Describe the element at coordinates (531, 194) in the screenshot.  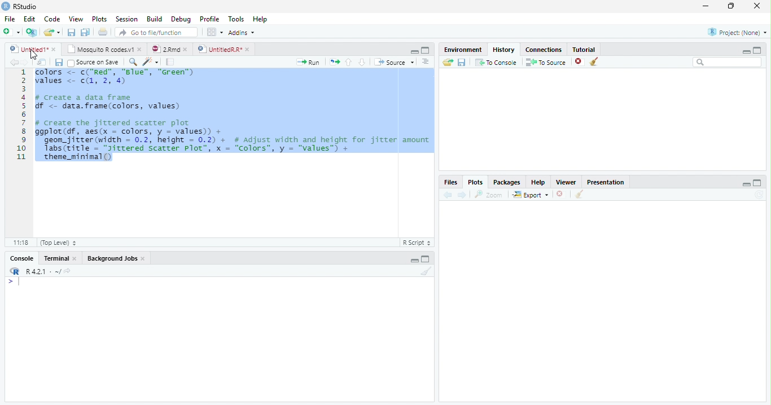
I see `Export` at that location.